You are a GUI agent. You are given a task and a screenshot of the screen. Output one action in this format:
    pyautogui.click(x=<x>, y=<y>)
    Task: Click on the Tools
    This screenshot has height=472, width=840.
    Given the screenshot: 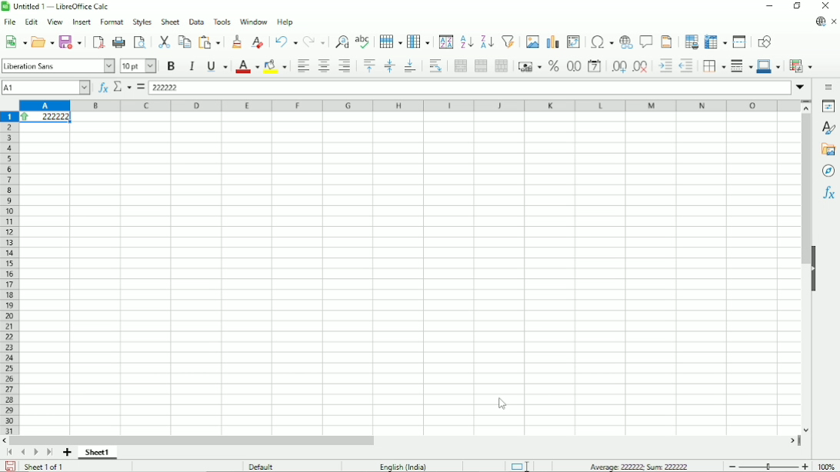 What is the action you would take?
    pyautogui.click(x=221, y=21)
    